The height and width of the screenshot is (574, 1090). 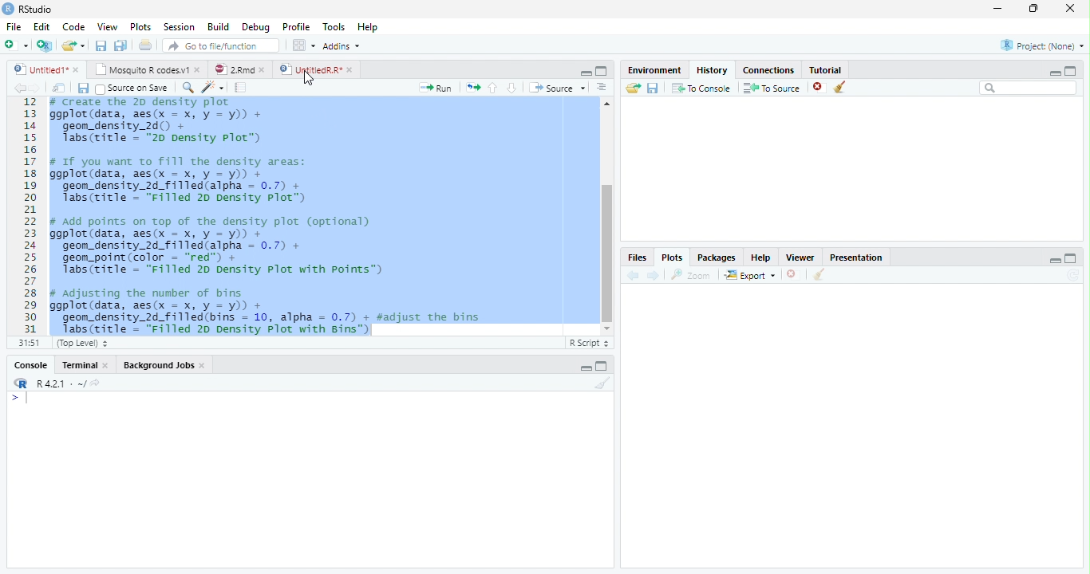 I want to click on Terminal, so click(x=79, y=365).